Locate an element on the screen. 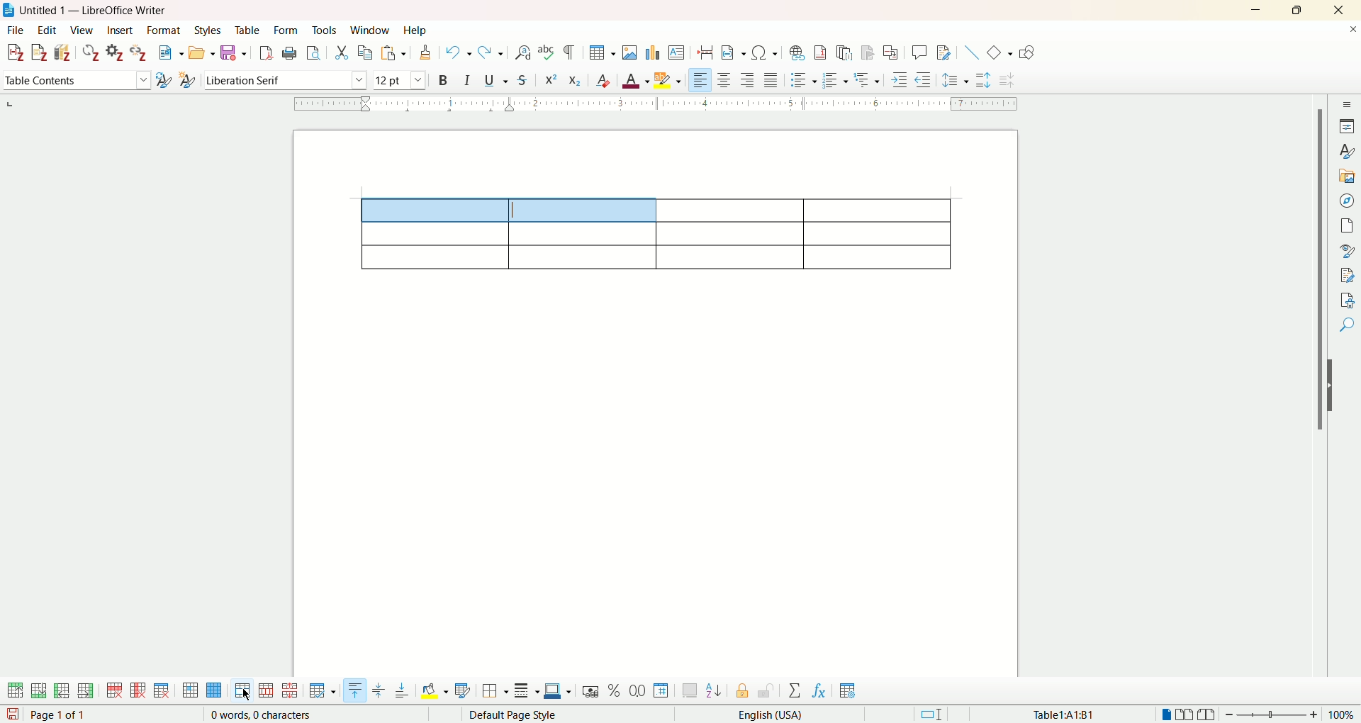 The image size is (1361, 723). protect cell is located at coordinates (742, 688).